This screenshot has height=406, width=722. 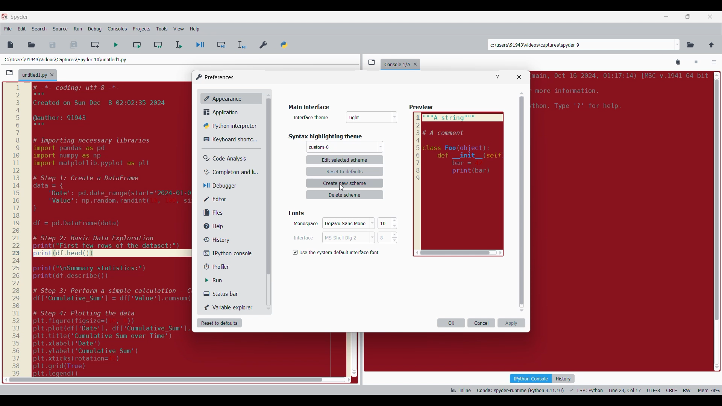 What do you see at coordinates (285, 43) in the screenshot?
I see `PYTHONPATH manager` at bounding box center [285, 43].